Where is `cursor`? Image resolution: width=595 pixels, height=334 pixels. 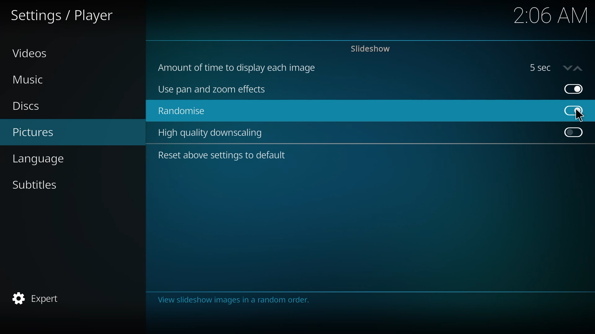 cursor is located at coordinates (578, 116).